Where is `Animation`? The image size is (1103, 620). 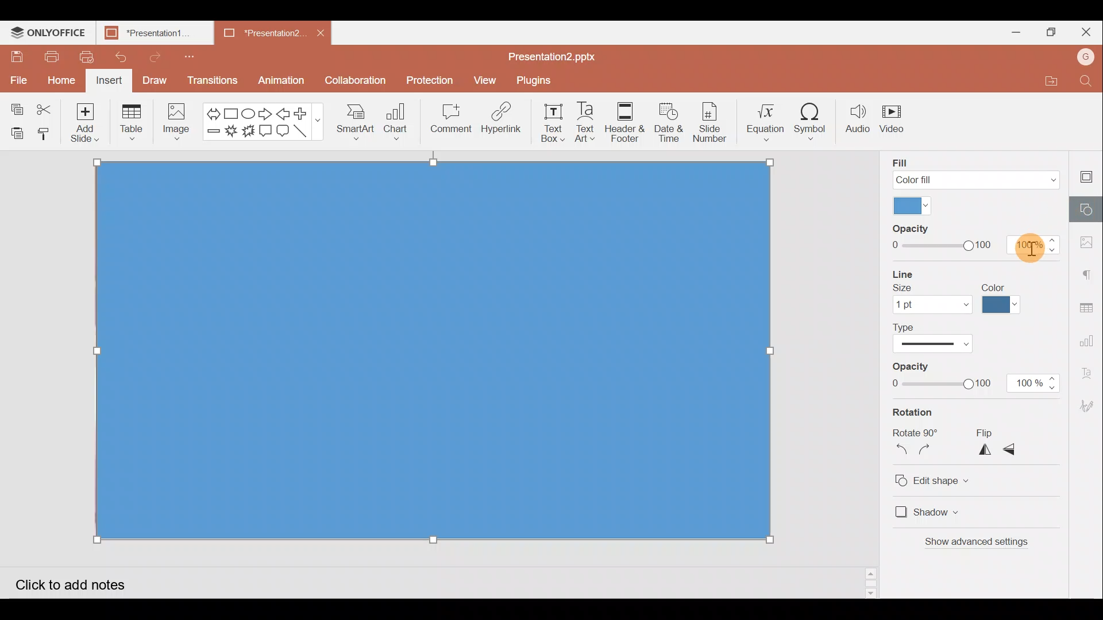
Animation is located at coordinates (286, 78).